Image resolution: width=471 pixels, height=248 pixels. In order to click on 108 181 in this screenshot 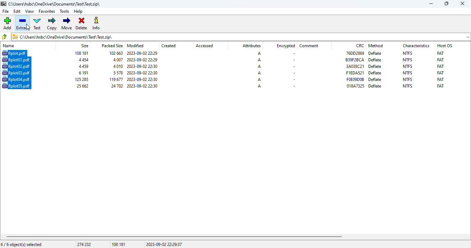, I will do `click(119, 245)`.